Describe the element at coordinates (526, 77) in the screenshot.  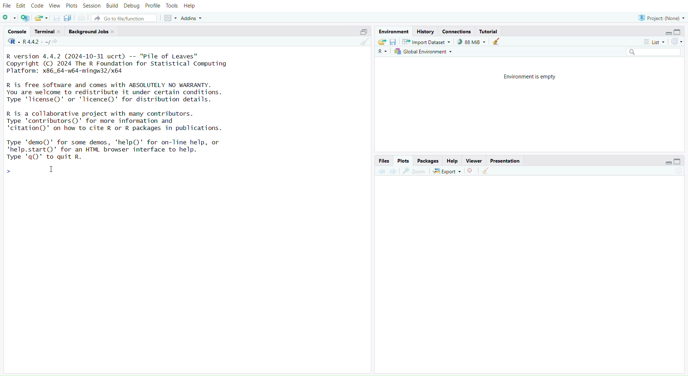
I see `environment is empty` at that location.